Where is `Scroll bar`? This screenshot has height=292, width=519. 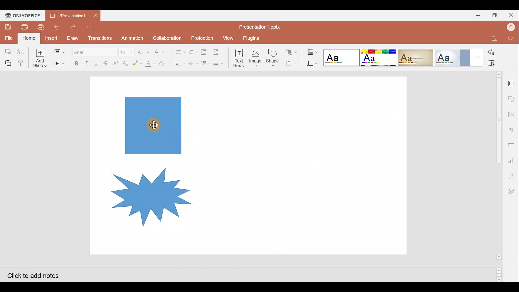
Scroll bar is located at coordinates (495, 176).